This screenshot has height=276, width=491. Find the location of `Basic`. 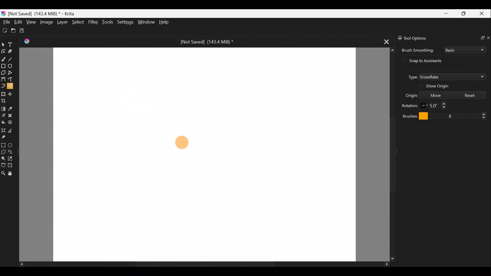

Basic is located at coordinates (465, 50).